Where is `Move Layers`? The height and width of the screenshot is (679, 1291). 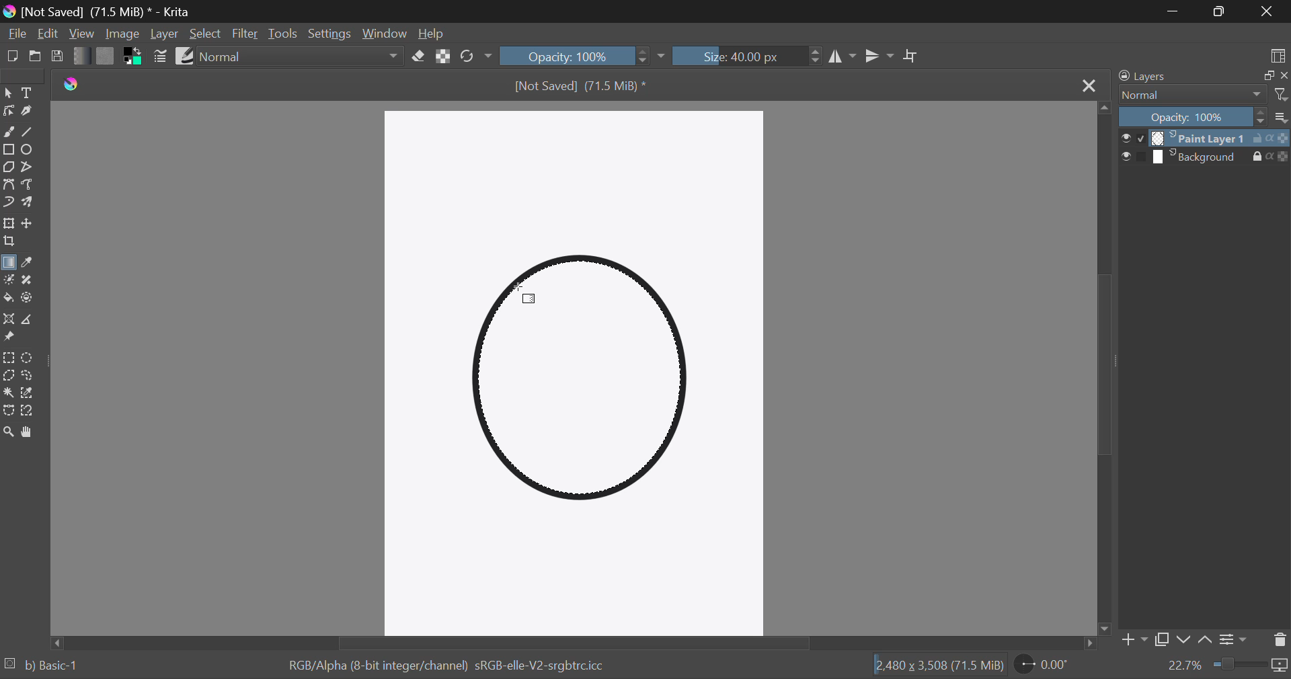 Move Layers is located at coordinates (30, 225).